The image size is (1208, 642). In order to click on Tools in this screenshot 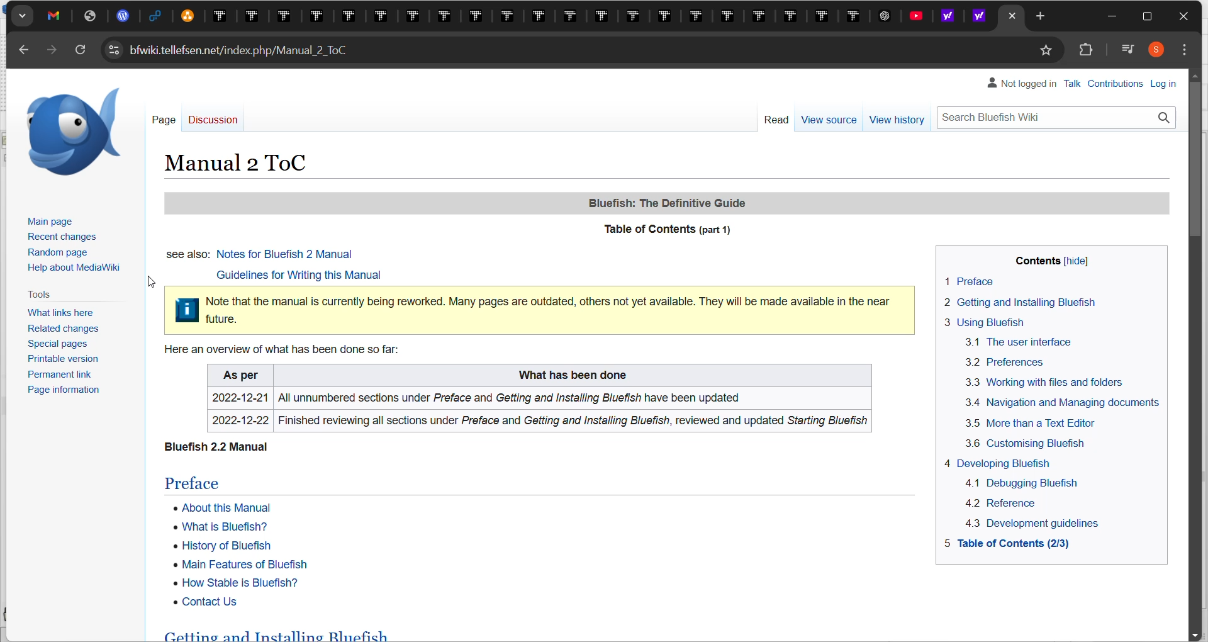, I will do `click(37, 293)`.